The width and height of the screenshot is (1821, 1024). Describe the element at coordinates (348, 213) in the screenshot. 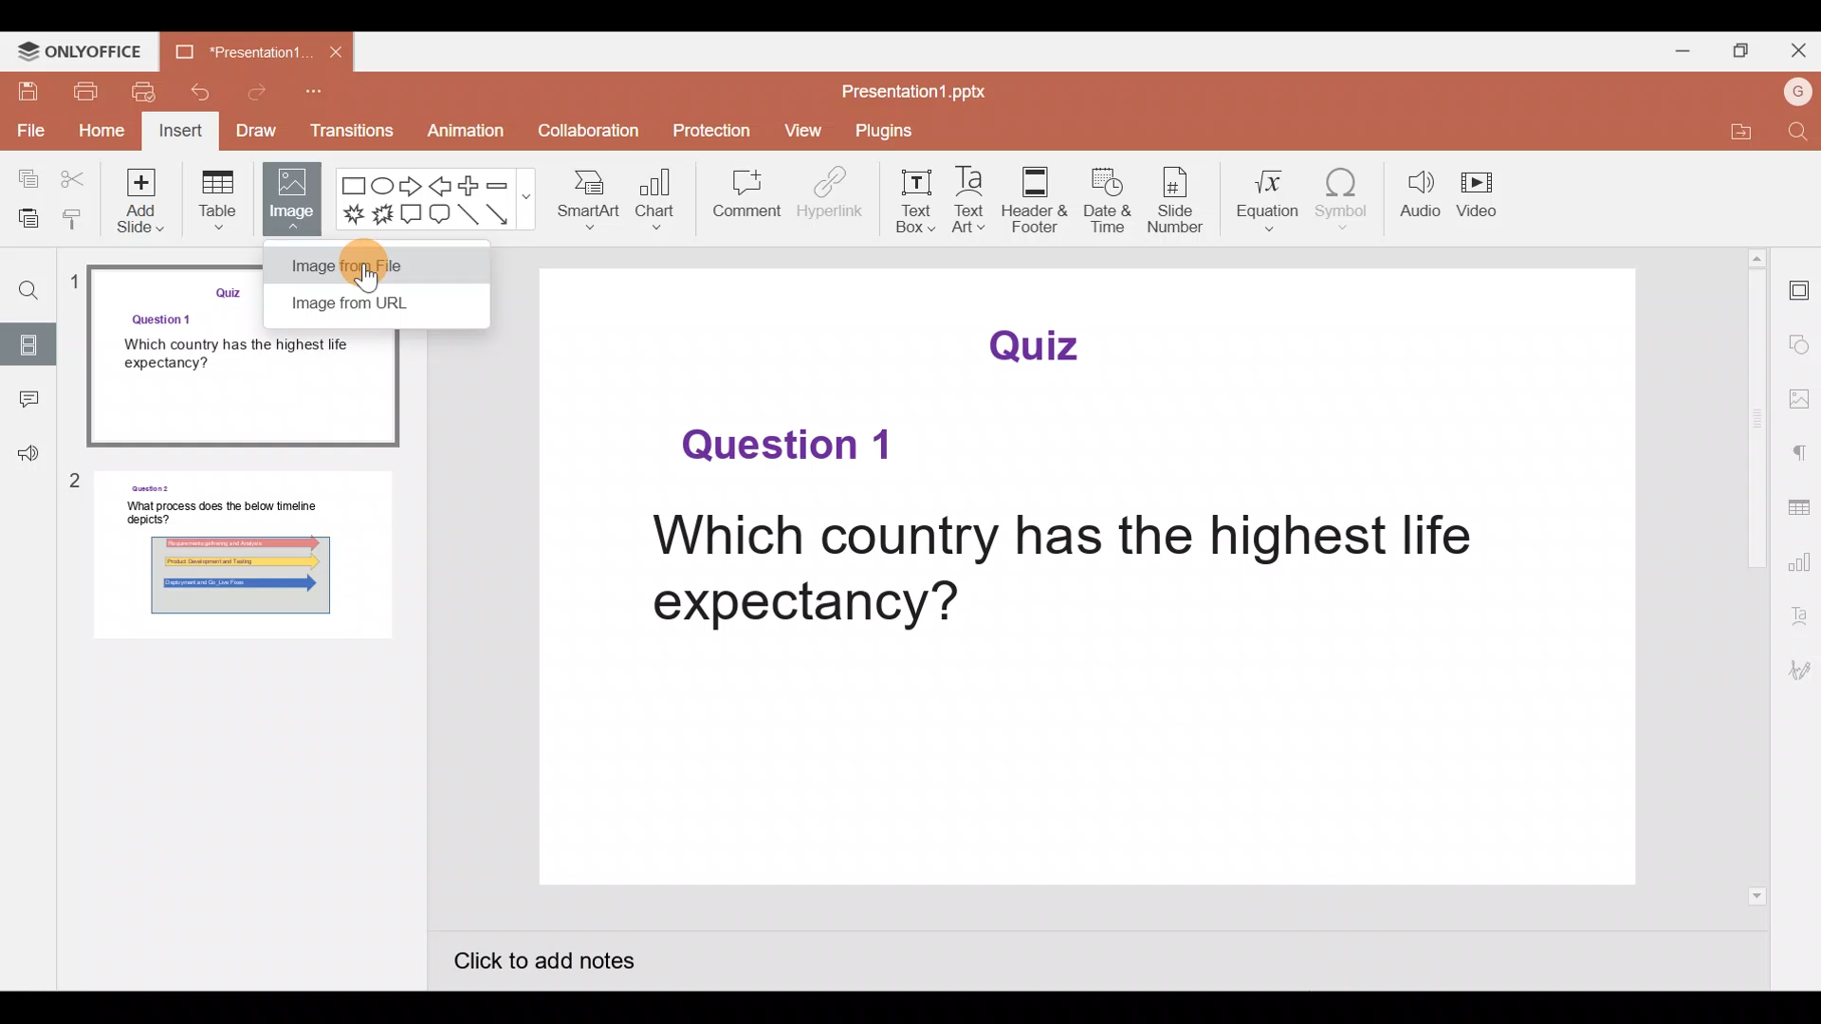

I see `Explosion 1` at that location.